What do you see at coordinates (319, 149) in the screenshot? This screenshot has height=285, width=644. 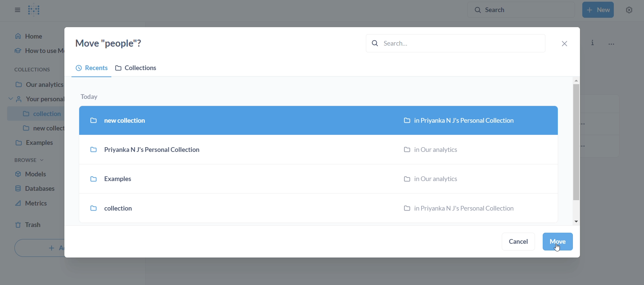 I see `Priyanka N J's Personal Collection` at bounding box center [319, 149].